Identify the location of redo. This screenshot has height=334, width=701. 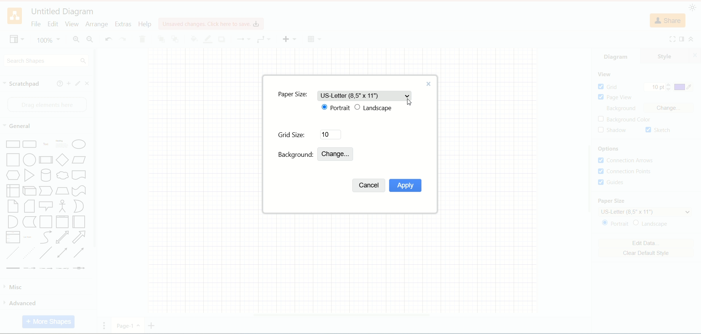
(123, 40).